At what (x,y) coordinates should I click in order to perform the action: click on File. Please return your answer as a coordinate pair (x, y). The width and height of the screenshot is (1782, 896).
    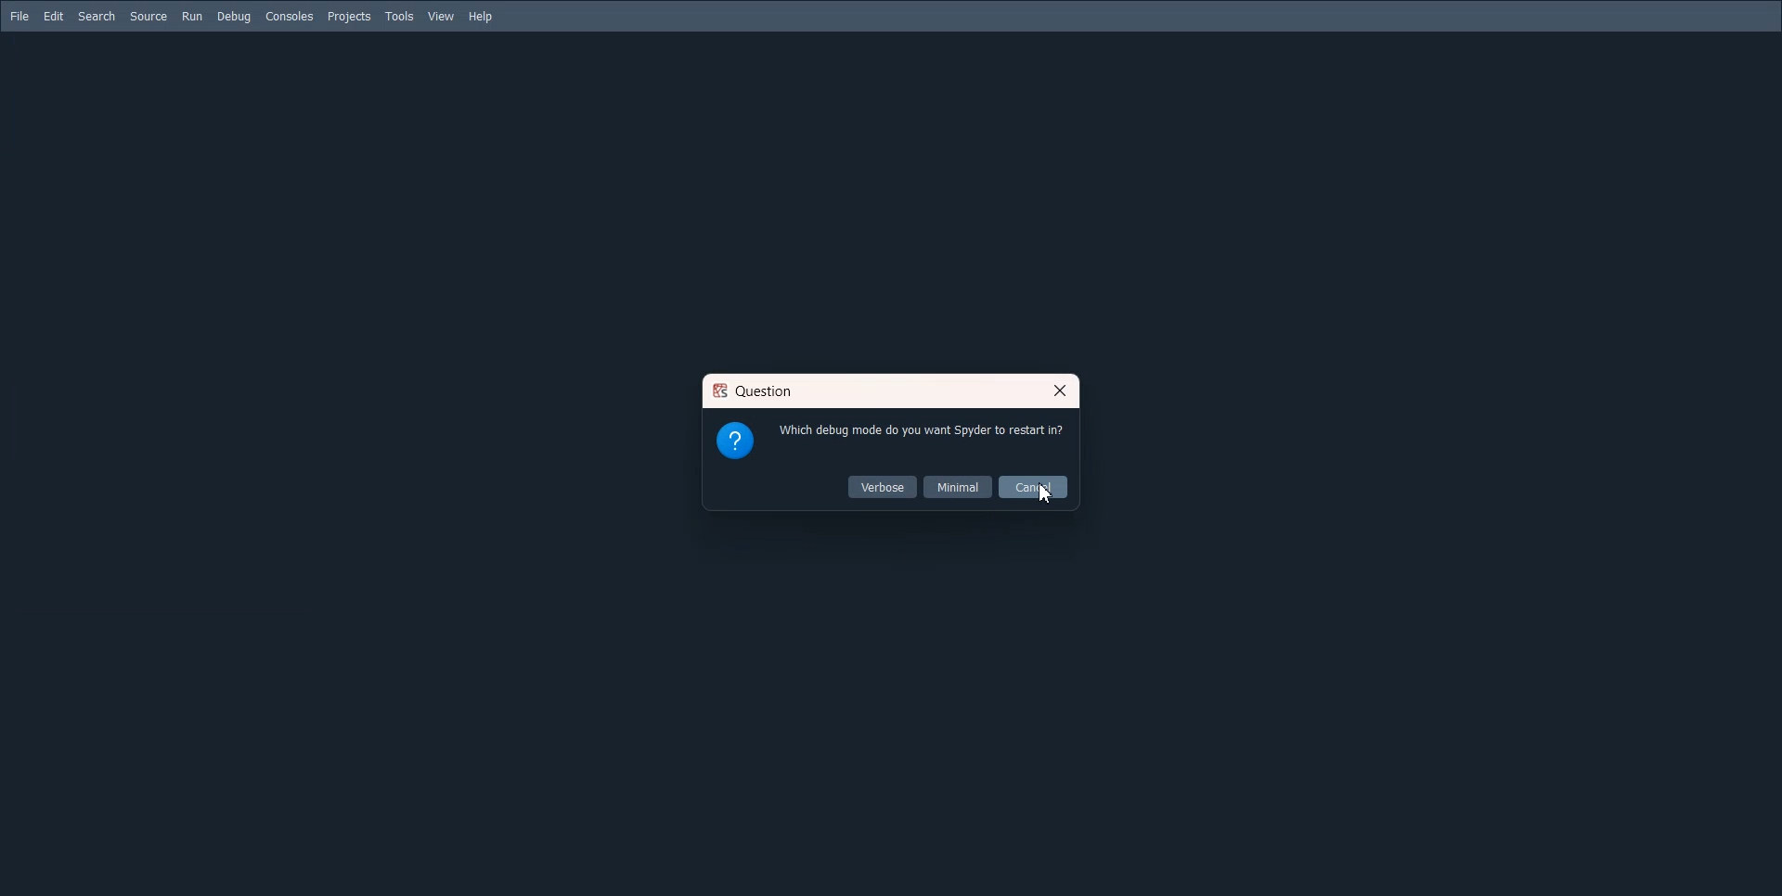
    Looking at the image, I should click on (20, 17).